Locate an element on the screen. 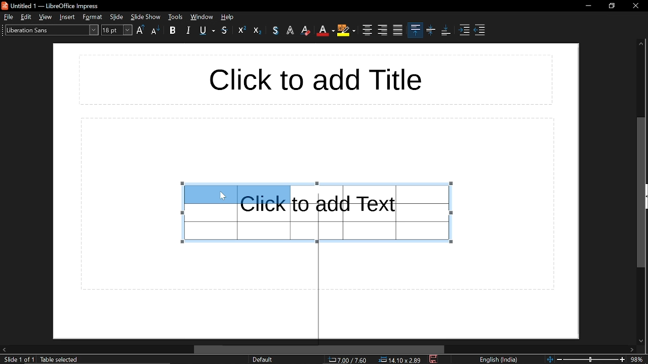 Image resolution: width=648 pixels, height=364 pixels. align right is located at coordinates (383, 30).